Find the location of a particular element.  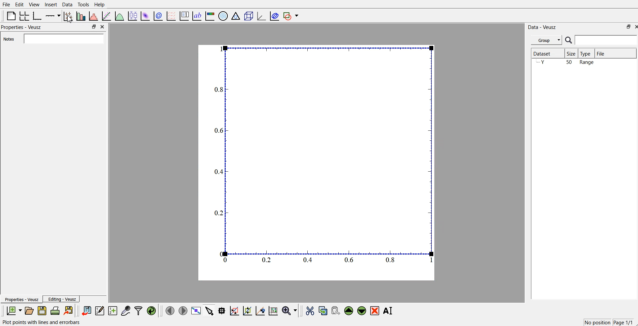

import data points is located at coordinates (87, 311).